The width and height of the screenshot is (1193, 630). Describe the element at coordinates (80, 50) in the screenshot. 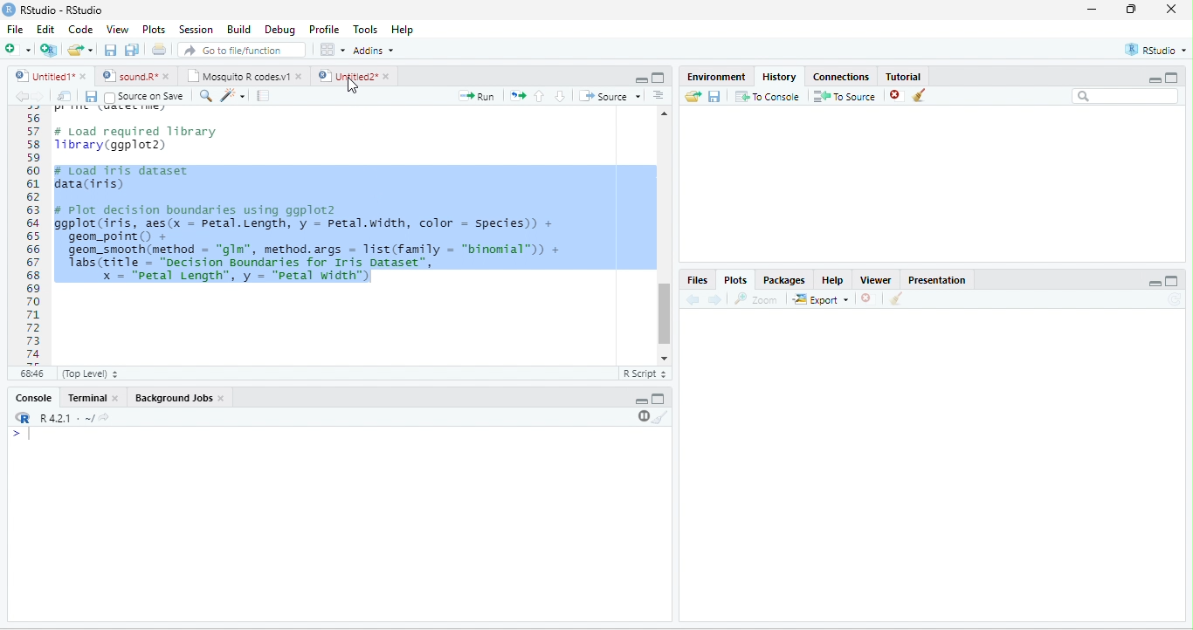

I see `open file` at that location.